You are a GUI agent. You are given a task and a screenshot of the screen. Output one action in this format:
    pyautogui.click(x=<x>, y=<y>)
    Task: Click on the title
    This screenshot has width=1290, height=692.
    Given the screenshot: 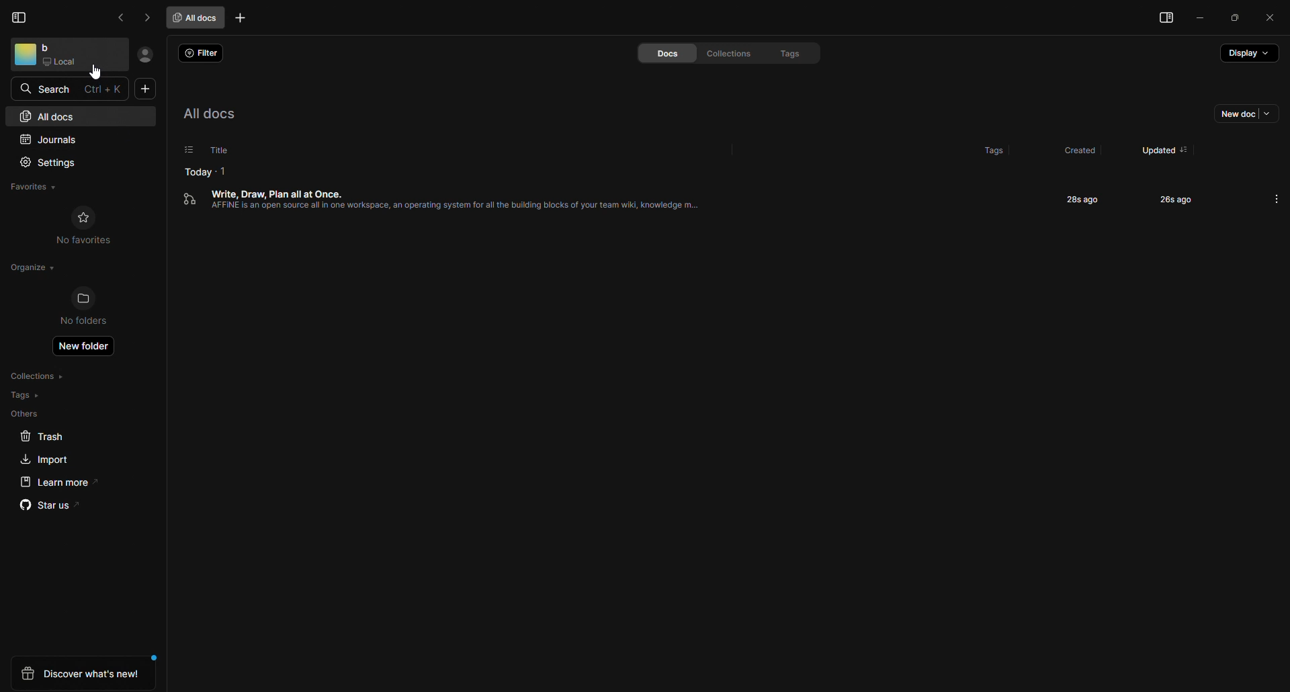 What is the action you would take?
    pyautogui.click(x=217, y=149)
    